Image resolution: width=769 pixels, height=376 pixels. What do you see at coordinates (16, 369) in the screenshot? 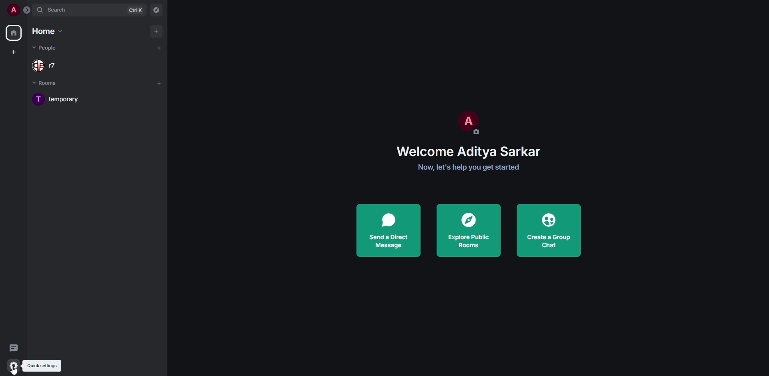
I see `cursor` at bounding box center [16, 369].